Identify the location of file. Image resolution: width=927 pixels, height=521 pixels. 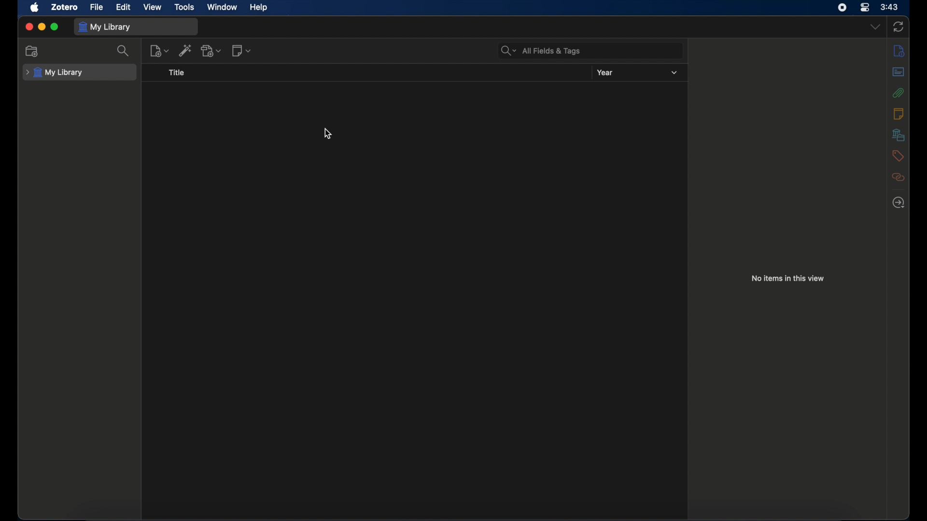
(97, 7).